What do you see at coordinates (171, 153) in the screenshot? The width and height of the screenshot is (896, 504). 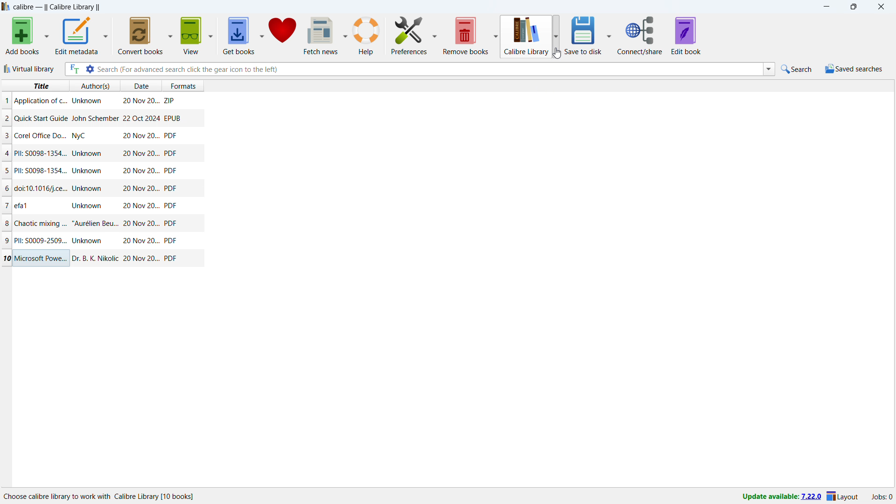 I see `PDF` at bounding box center [171, 153].